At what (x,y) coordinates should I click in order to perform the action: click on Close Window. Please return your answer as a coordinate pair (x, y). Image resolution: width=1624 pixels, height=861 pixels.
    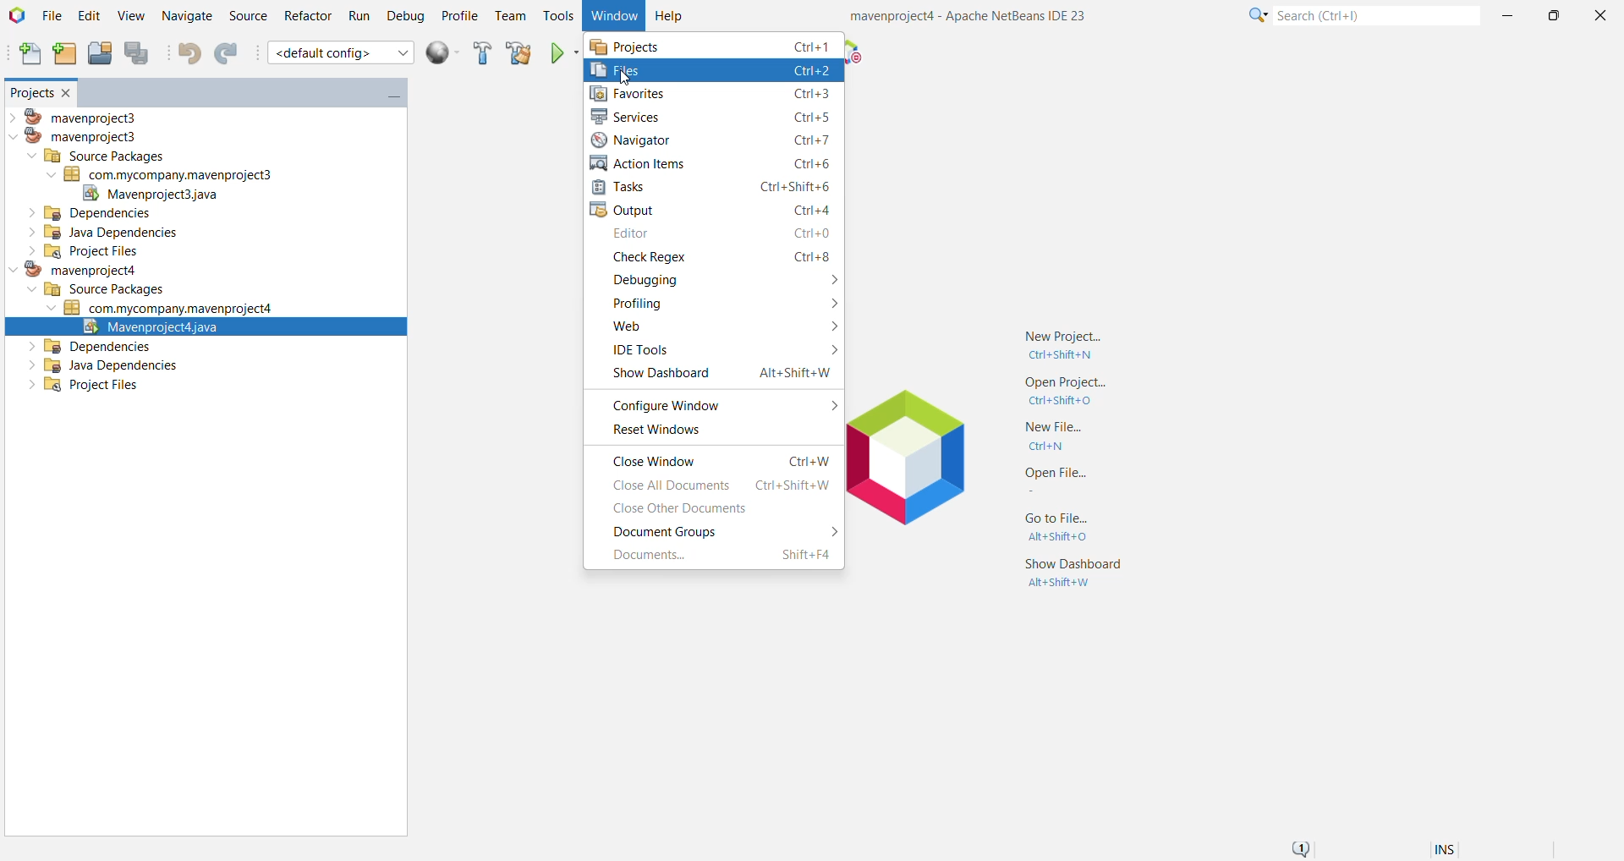
    Looking at the image, I should click on (722, 460).